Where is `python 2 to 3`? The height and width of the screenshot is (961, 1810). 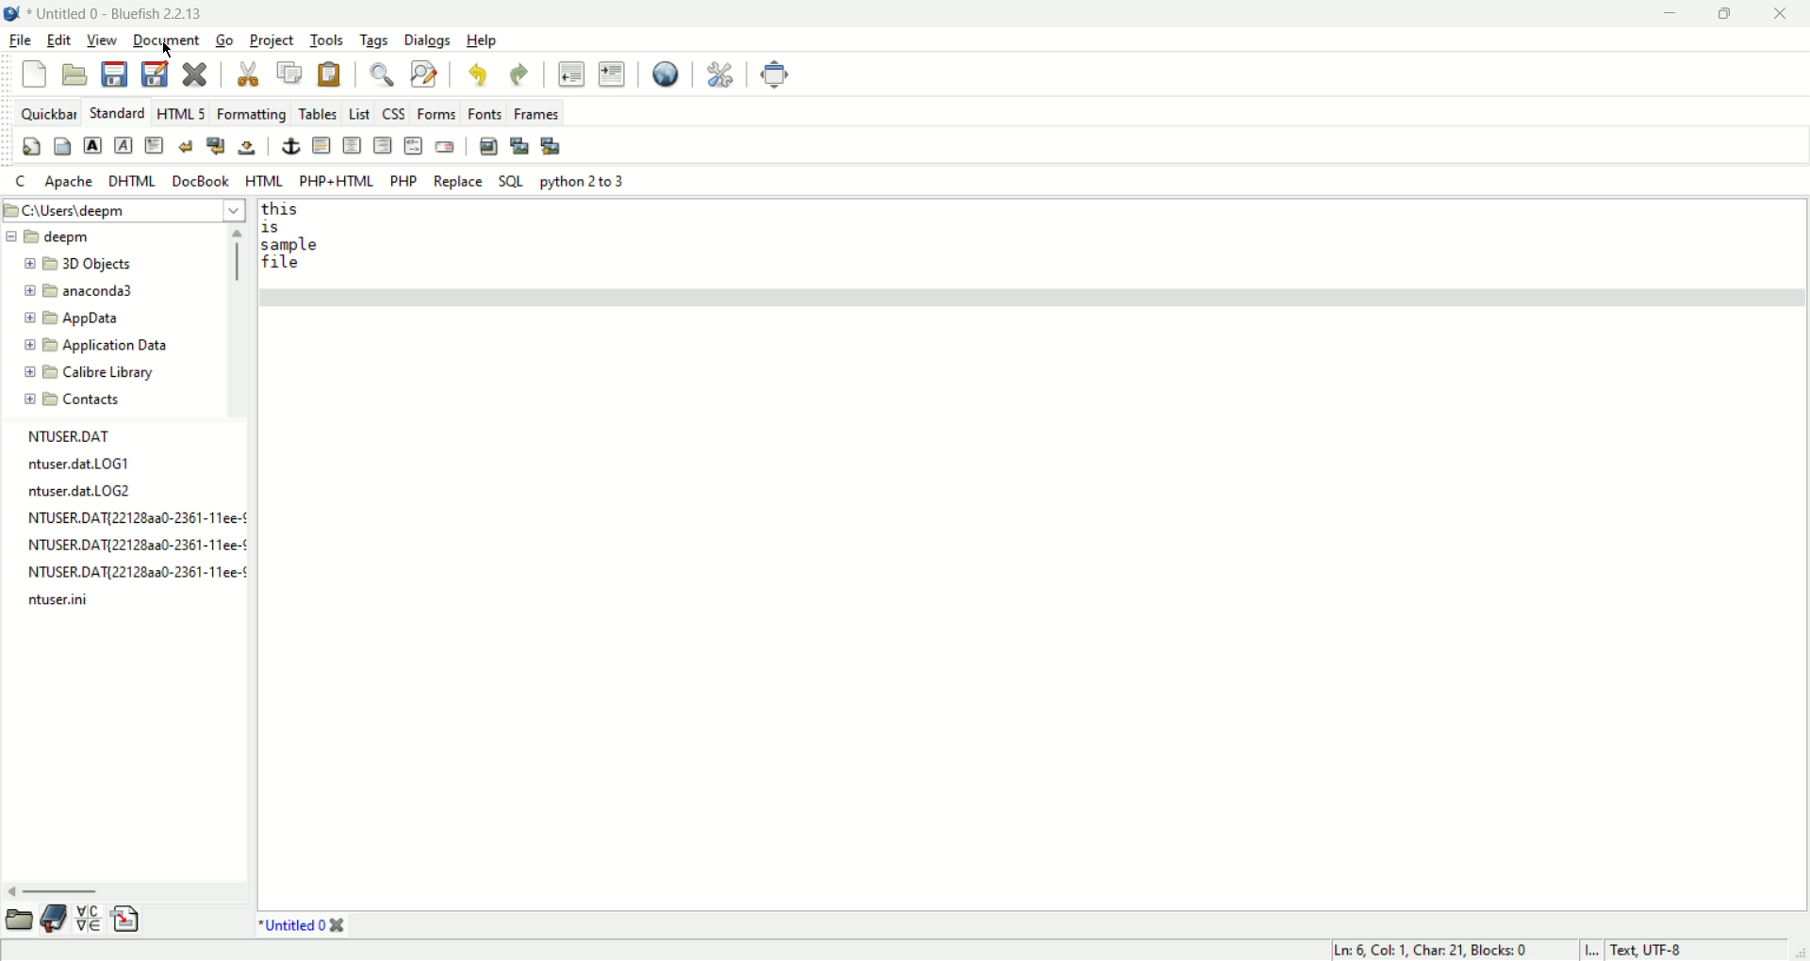 python 2 to 3 is located at coordinates (583, 184).